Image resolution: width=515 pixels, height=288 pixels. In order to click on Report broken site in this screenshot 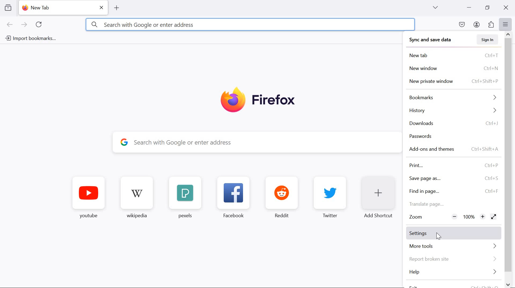, I will do `click(453, 259)`.